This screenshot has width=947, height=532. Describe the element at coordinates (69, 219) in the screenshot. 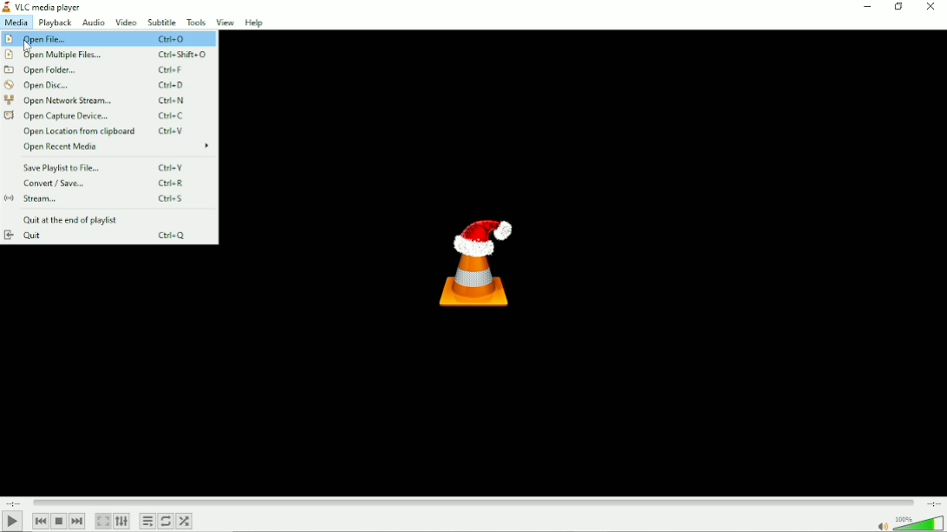

I see `Quit at the end of playlist` at that location.